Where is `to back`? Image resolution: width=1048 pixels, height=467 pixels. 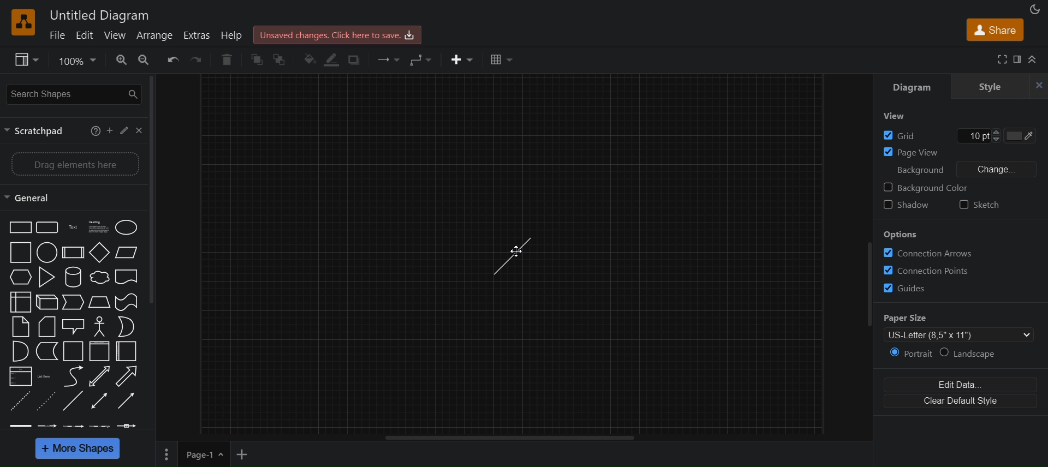 to back is located at coordinates (280, 59).